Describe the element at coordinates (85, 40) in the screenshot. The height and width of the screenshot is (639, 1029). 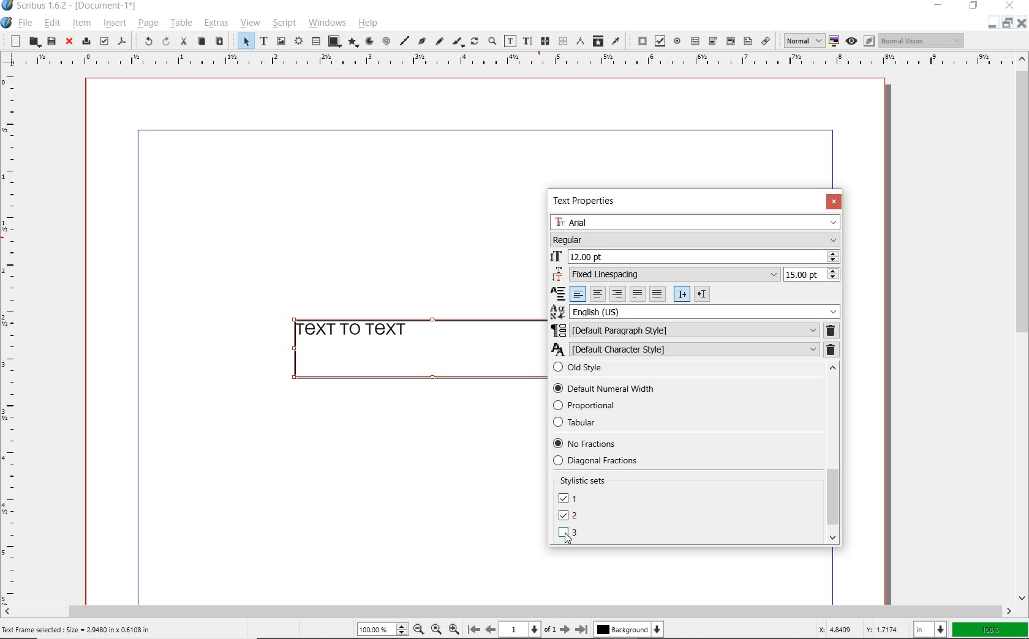
I see `print` at that location.